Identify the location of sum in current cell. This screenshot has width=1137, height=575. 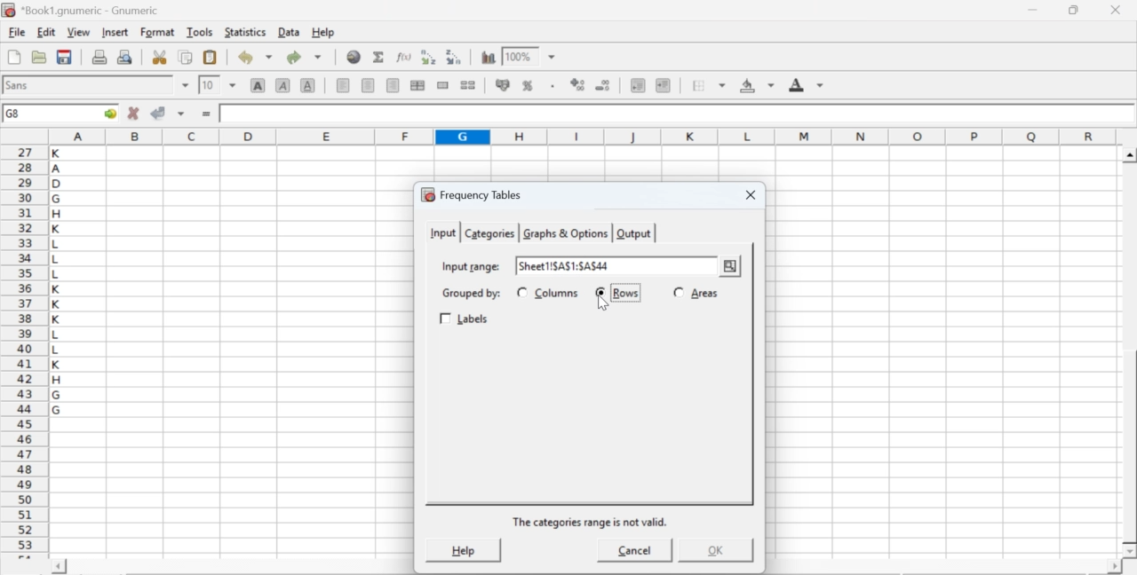
(379, 56).